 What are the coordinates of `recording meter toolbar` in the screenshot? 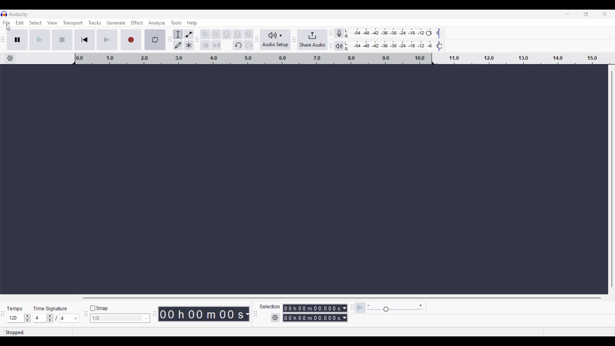 It's located at (331, 31).